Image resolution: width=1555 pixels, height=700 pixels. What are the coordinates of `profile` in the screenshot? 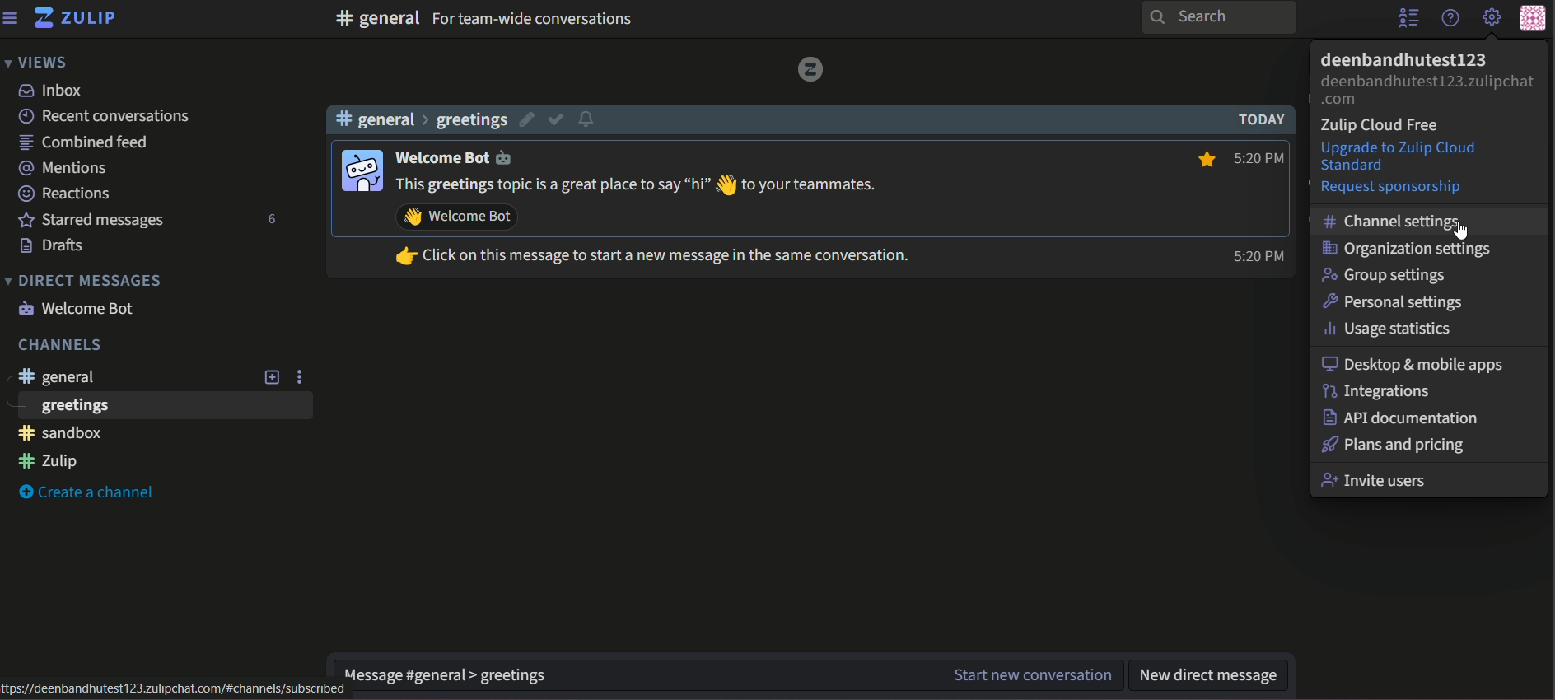 It's located at (1538, 17).